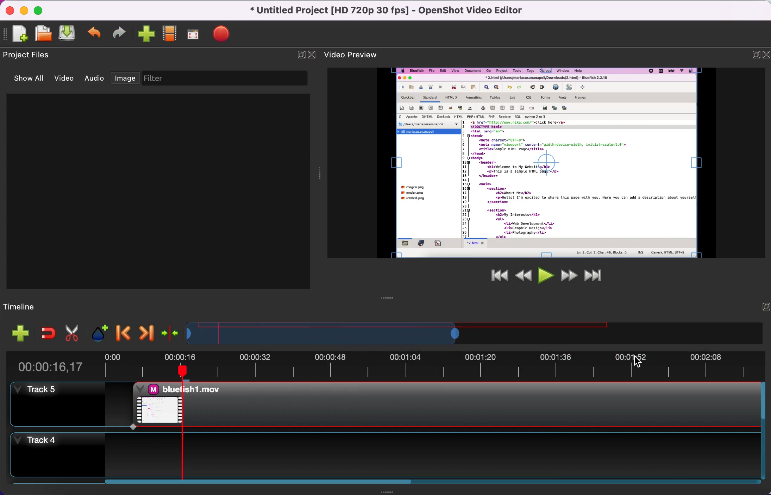 The width and height of the screenshot is (771, 495). Describe the element at coordinates (567, 275) in the screenshot. I see `fast forward` at that location.